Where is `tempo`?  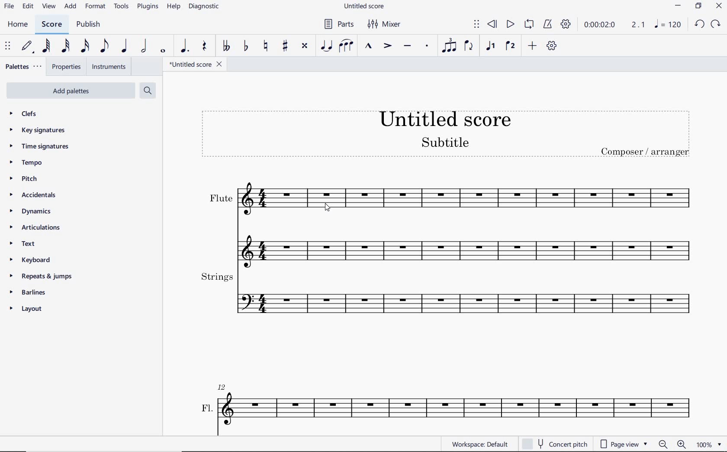 tempo is located at coordinates (28, 163).